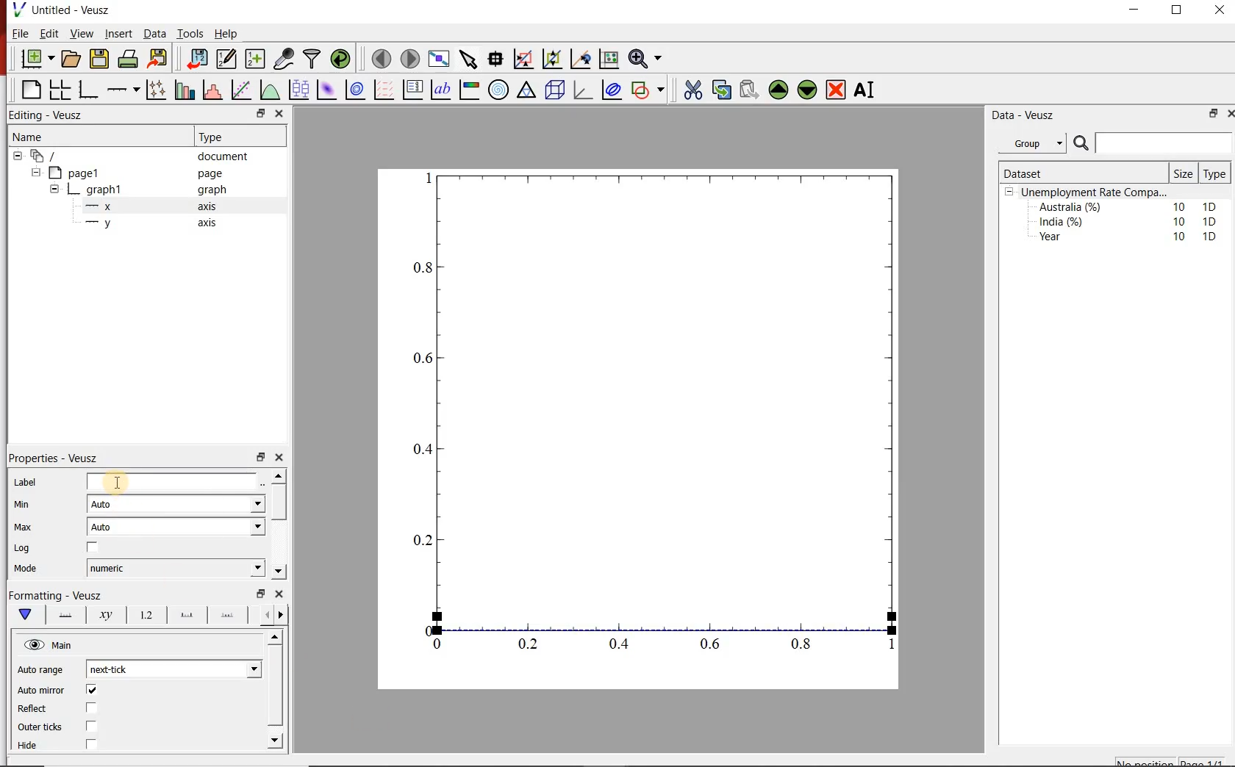  I want to click on Size, so click(1185, 173).